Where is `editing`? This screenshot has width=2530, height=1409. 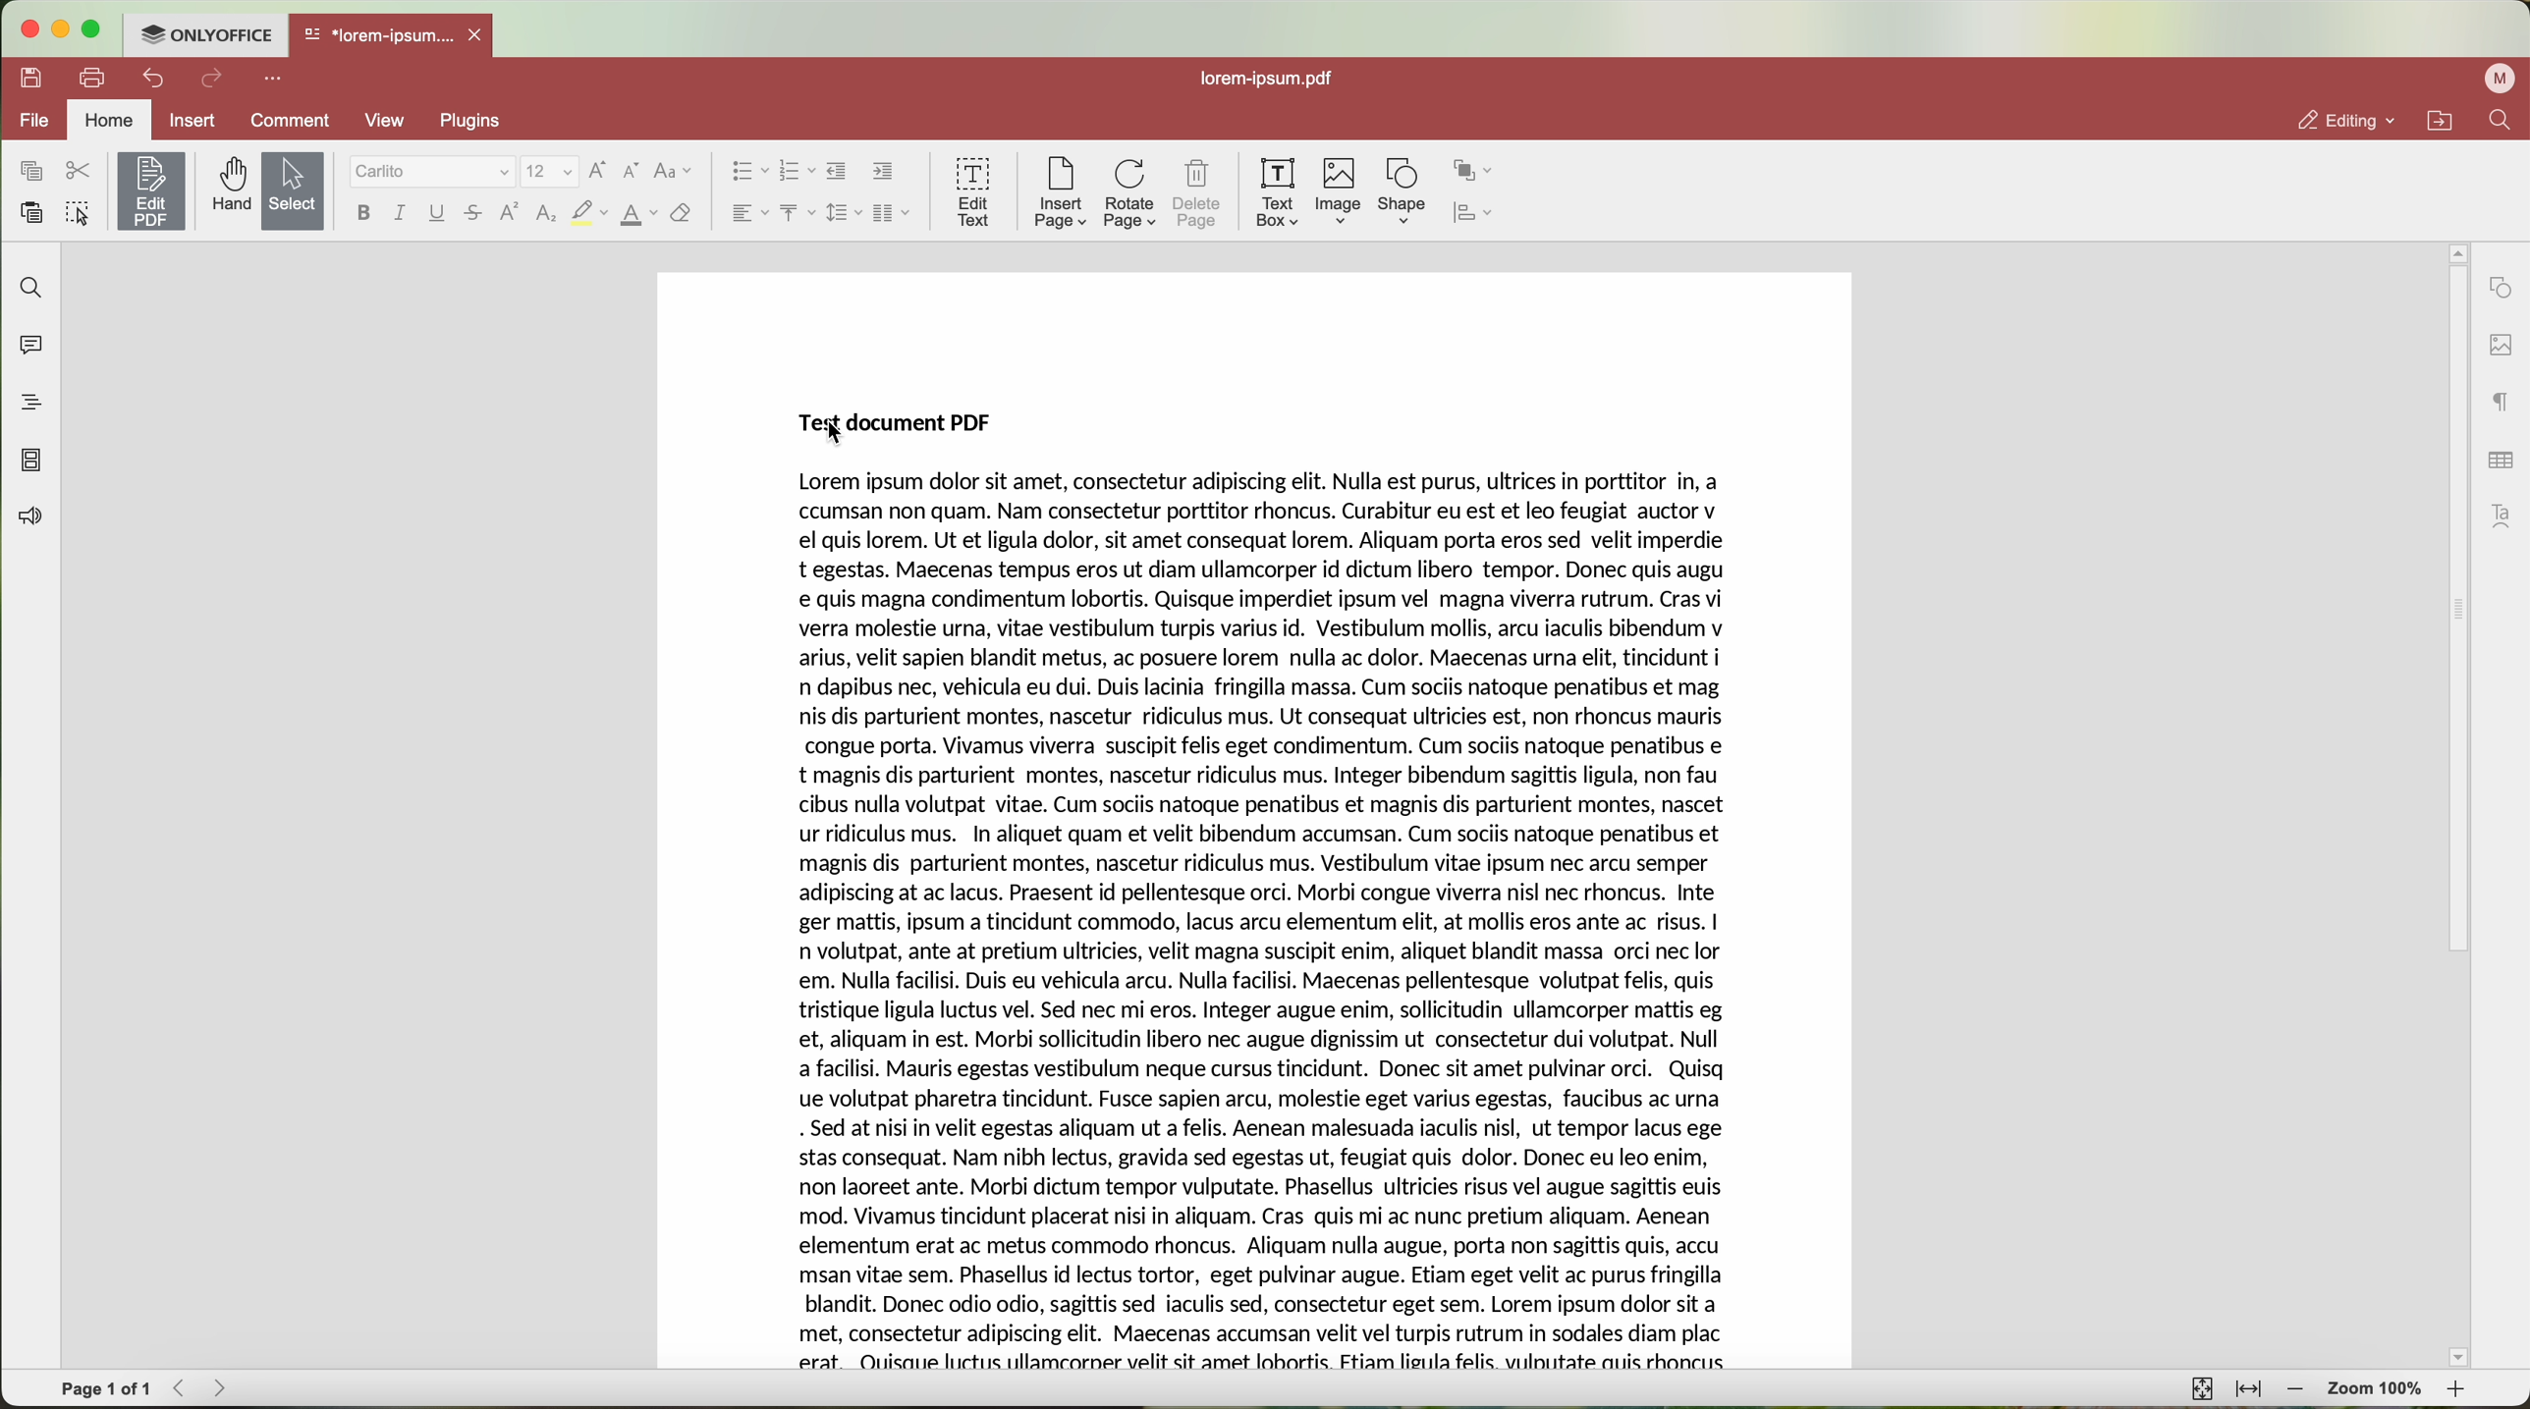
editing is located at coordinates (2346, 120).